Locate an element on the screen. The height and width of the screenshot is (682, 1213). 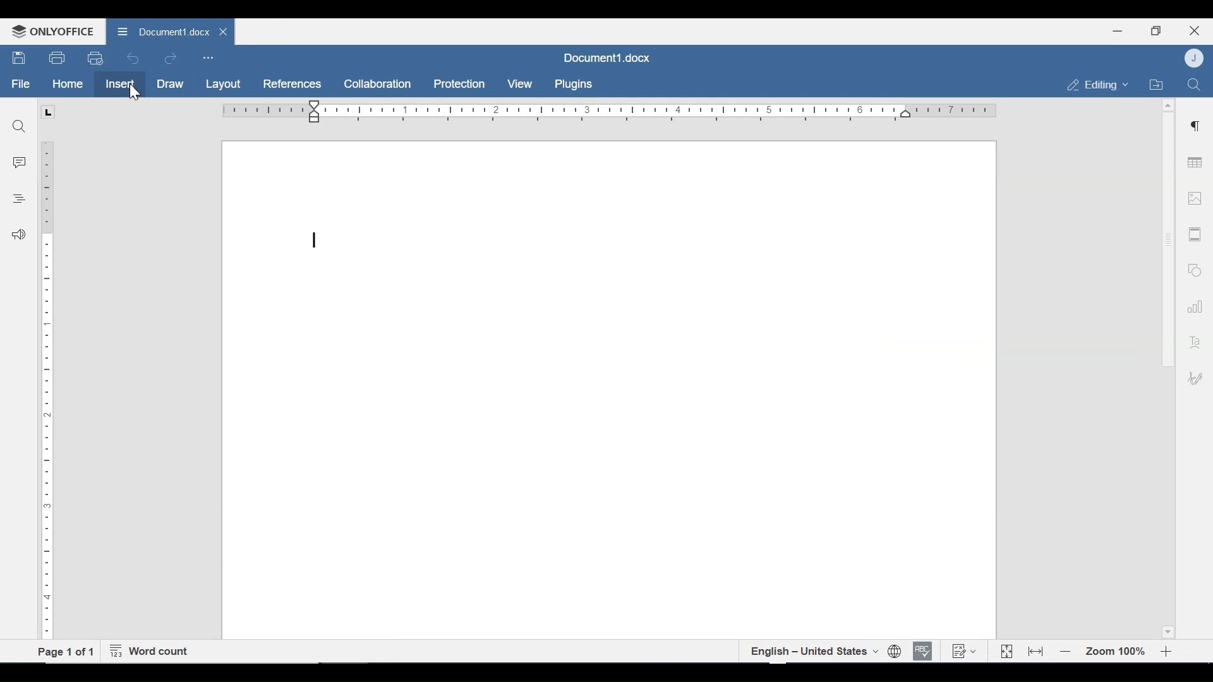
Plugins is located at coordinates (572, 85).